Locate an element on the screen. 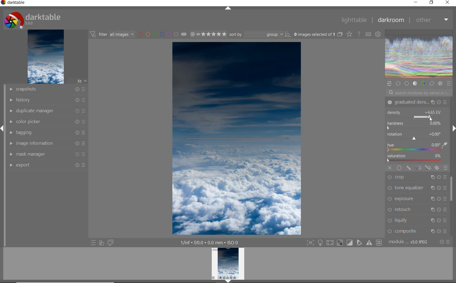 The height and width of the screenshot is (283, 456). SEARCH MODULES is located at coordinates (419, 93).